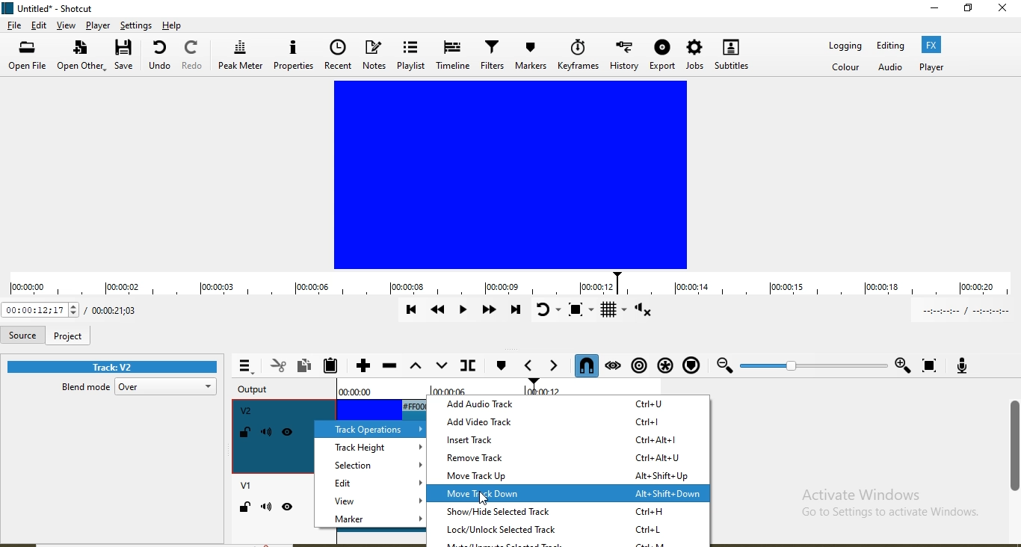 The height and width of the screenshot is (547, 1021). I want to click on V2, so click(247, 411).